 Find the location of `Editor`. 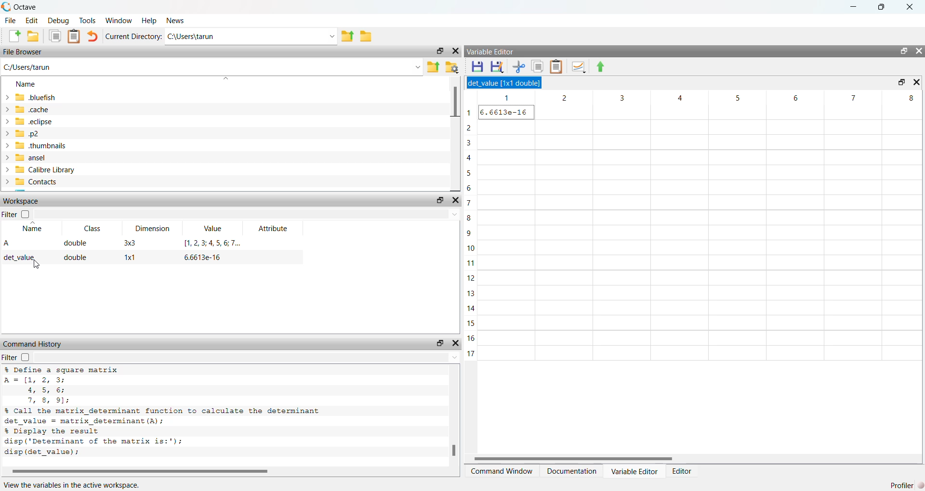

Editor is located at coordinates (683, 471).